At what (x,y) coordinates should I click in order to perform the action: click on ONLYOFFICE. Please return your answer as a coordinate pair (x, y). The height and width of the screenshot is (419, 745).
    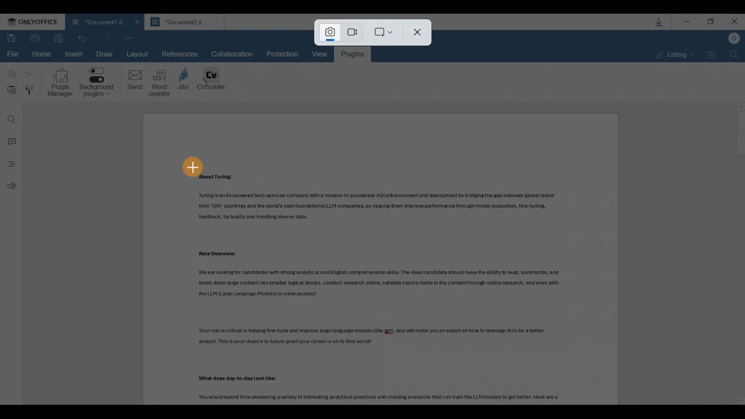
    Looking at the image, I should click on (34, 23).